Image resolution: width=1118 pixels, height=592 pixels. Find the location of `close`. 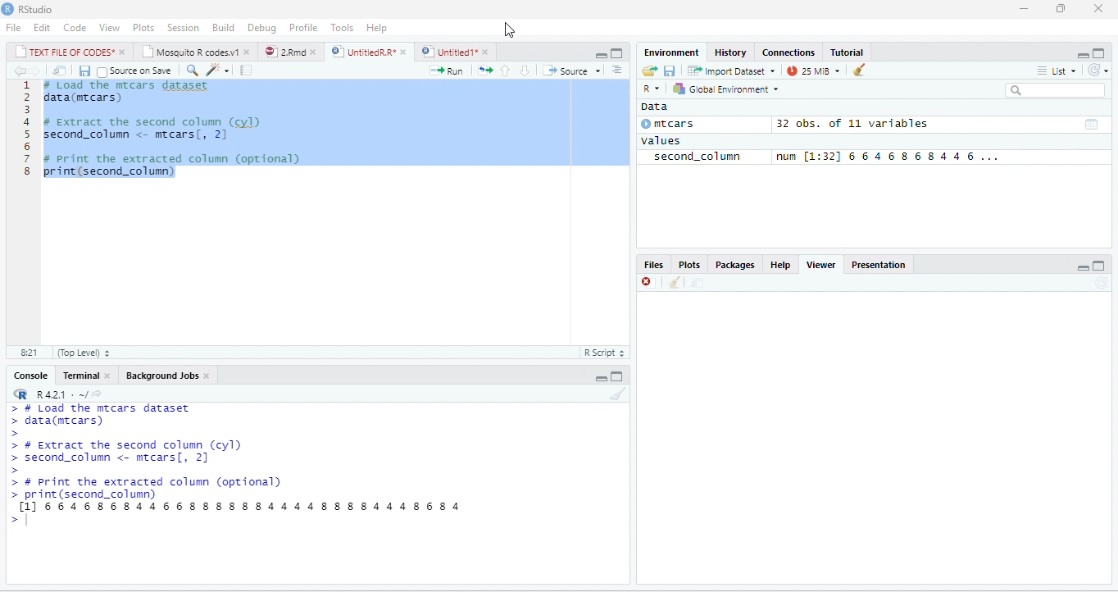

close is located at coordinates (249, 52).